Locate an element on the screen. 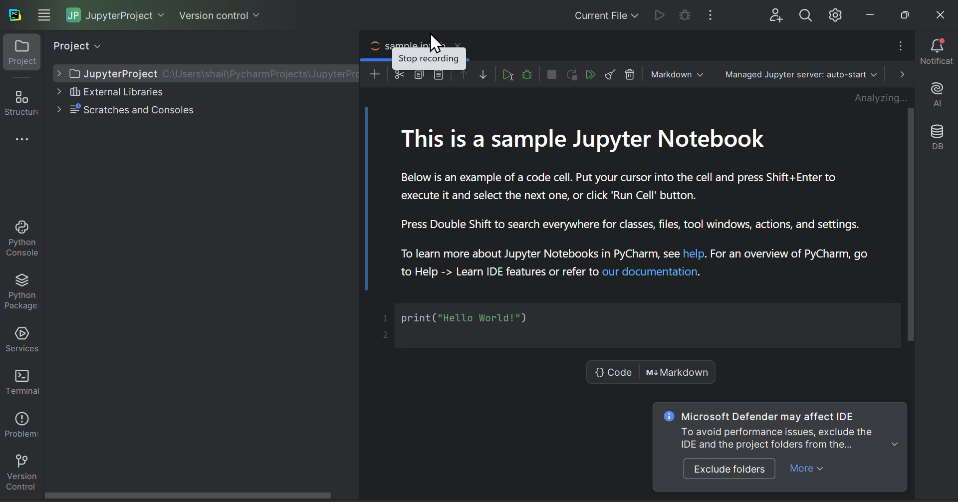 The width and height of the screenshot is (958, 502). cut cell is located at coordinates (400, 74).